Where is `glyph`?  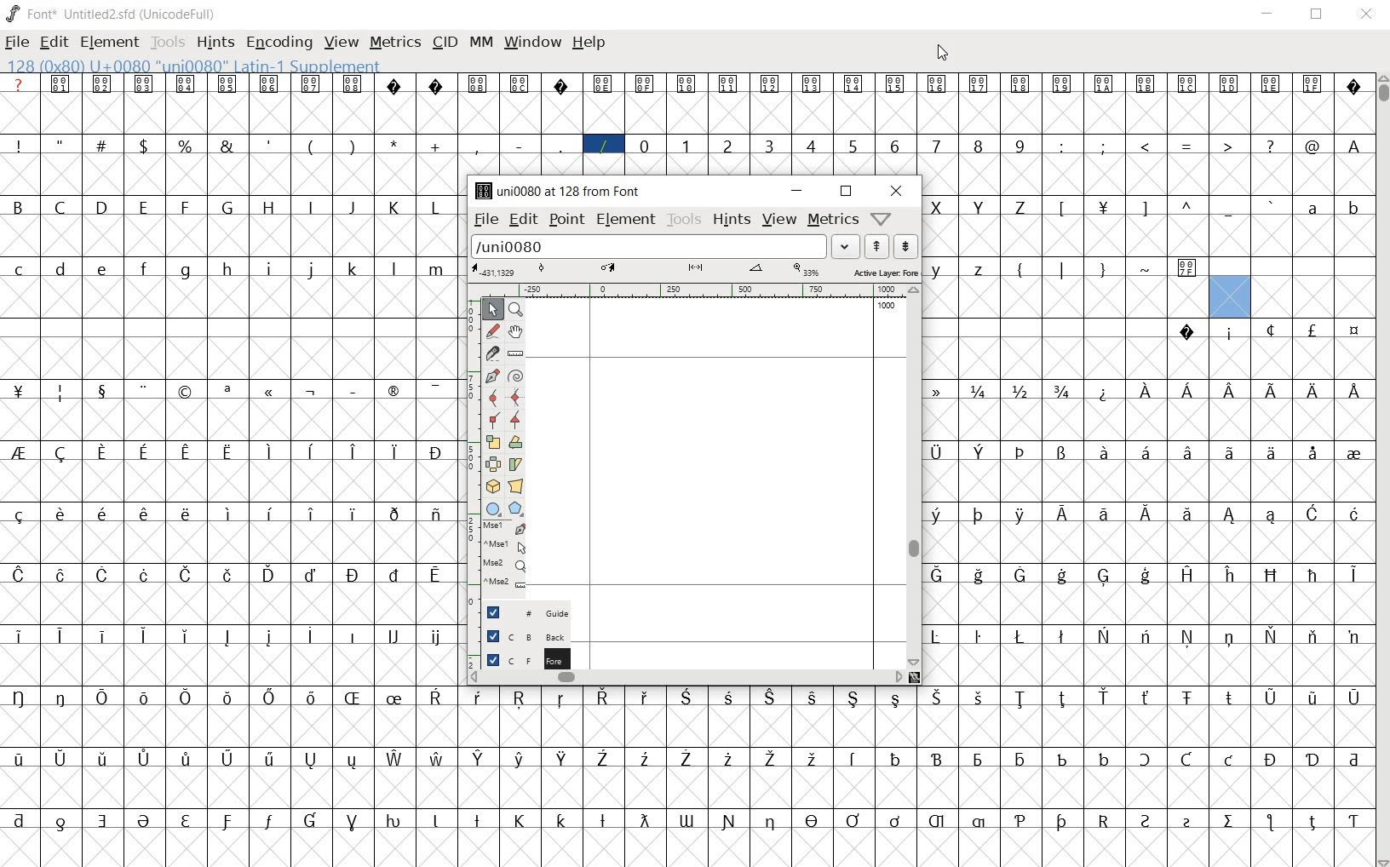
glyph is located at coordinates (978, 146).